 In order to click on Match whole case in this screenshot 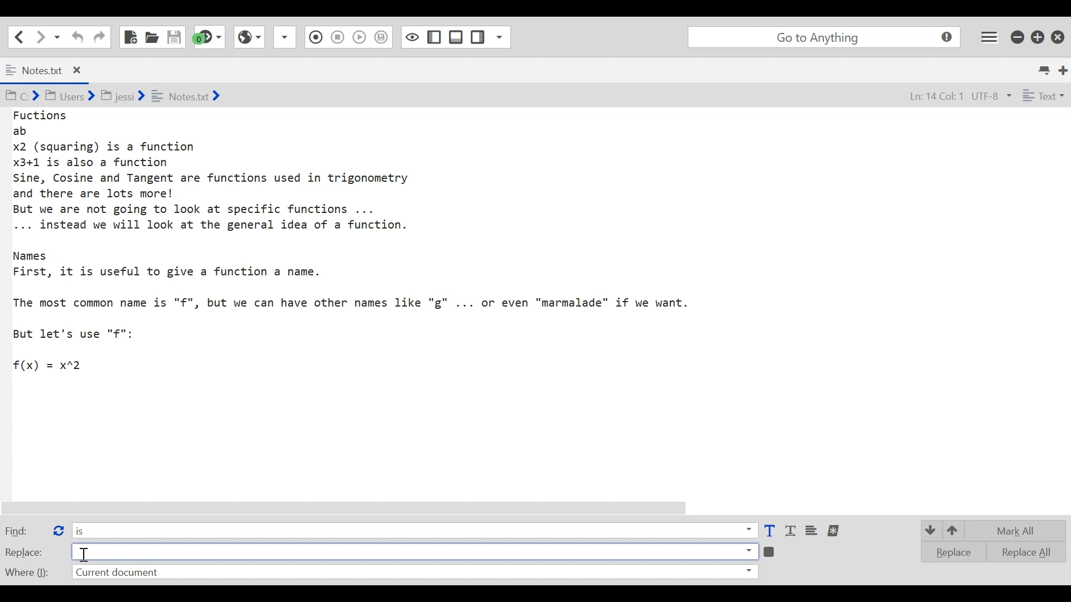, I will do `click(792, 531)`.